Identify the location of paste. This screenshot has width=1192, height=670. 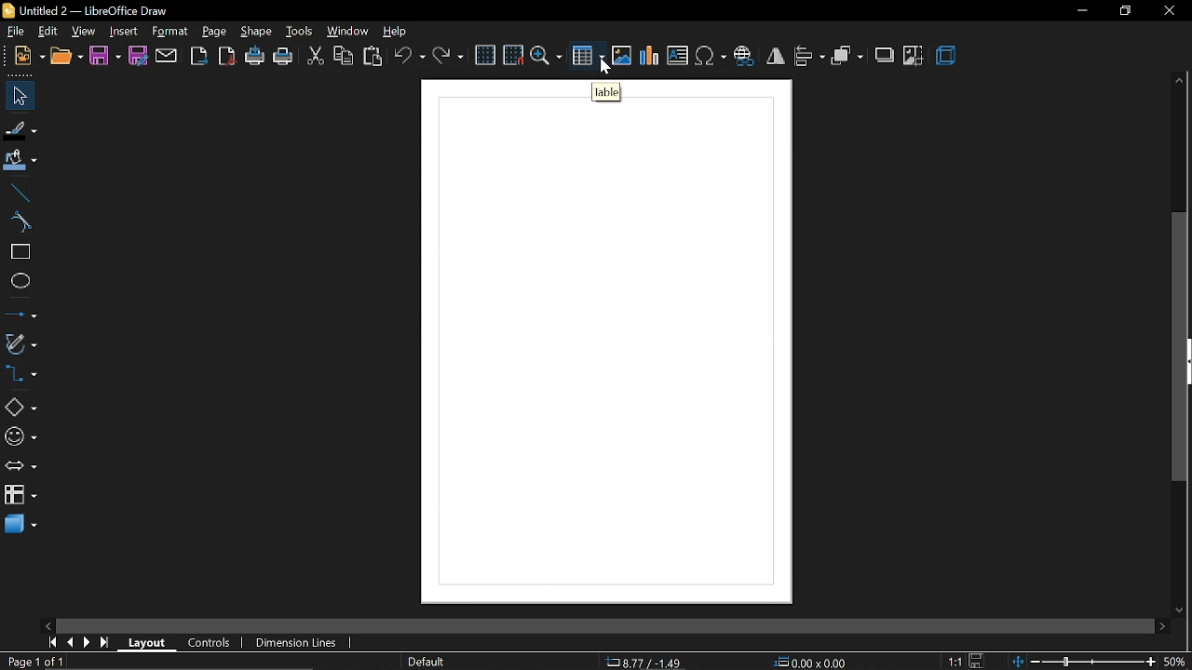
(373, 57).